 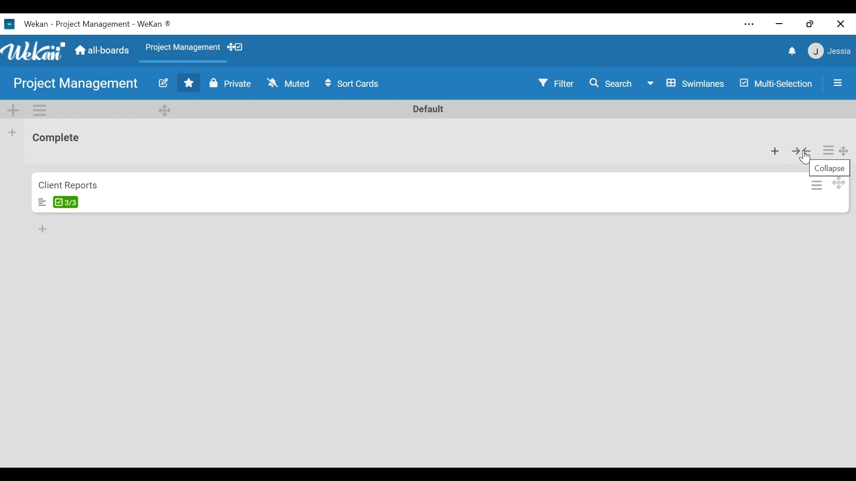 What do you see at coordinates (816, 185) in the screenshot?
I see `Card actions` at bounding box center [816, 185].